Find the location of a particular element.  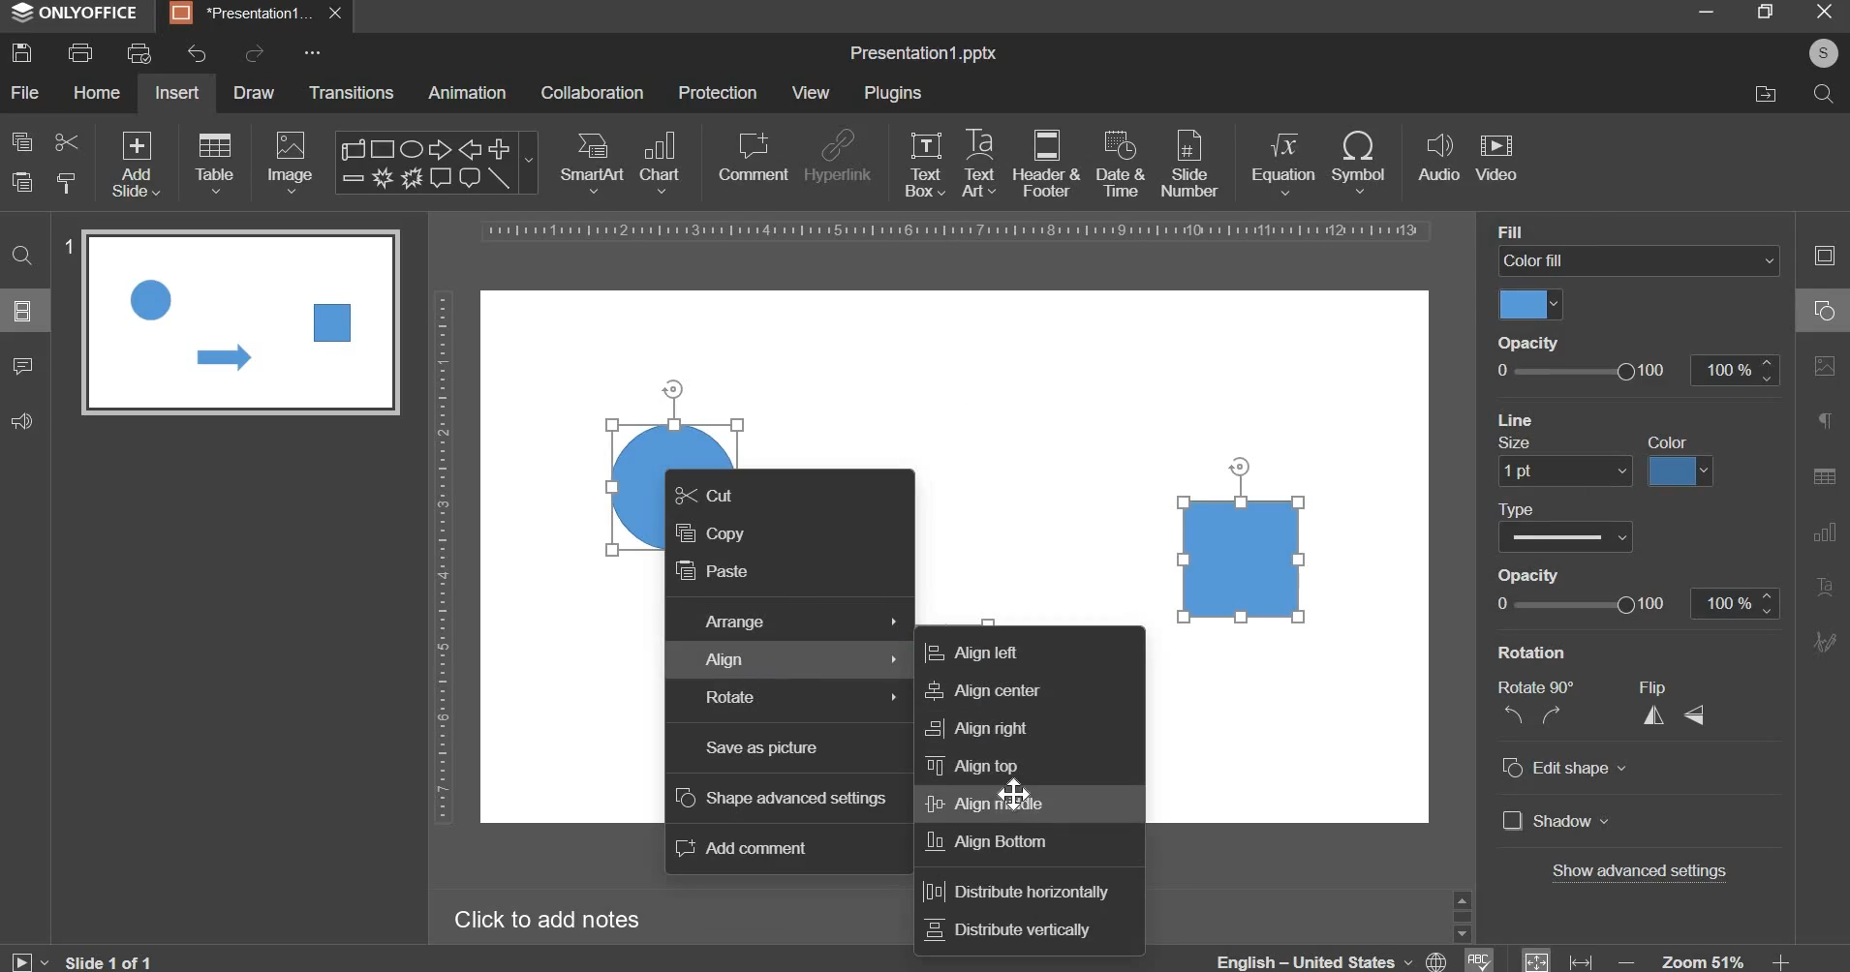

collaboration is located at coordinates (592, 93).